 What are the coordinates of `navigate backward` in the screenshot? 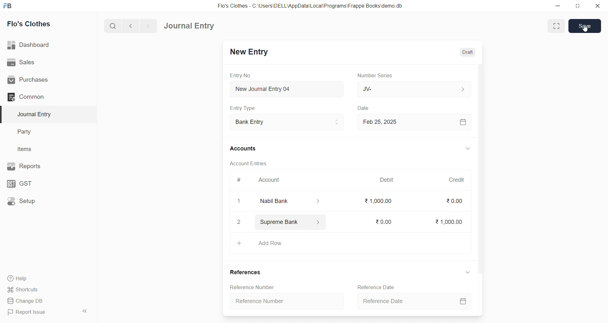 It's located at (133, 25).